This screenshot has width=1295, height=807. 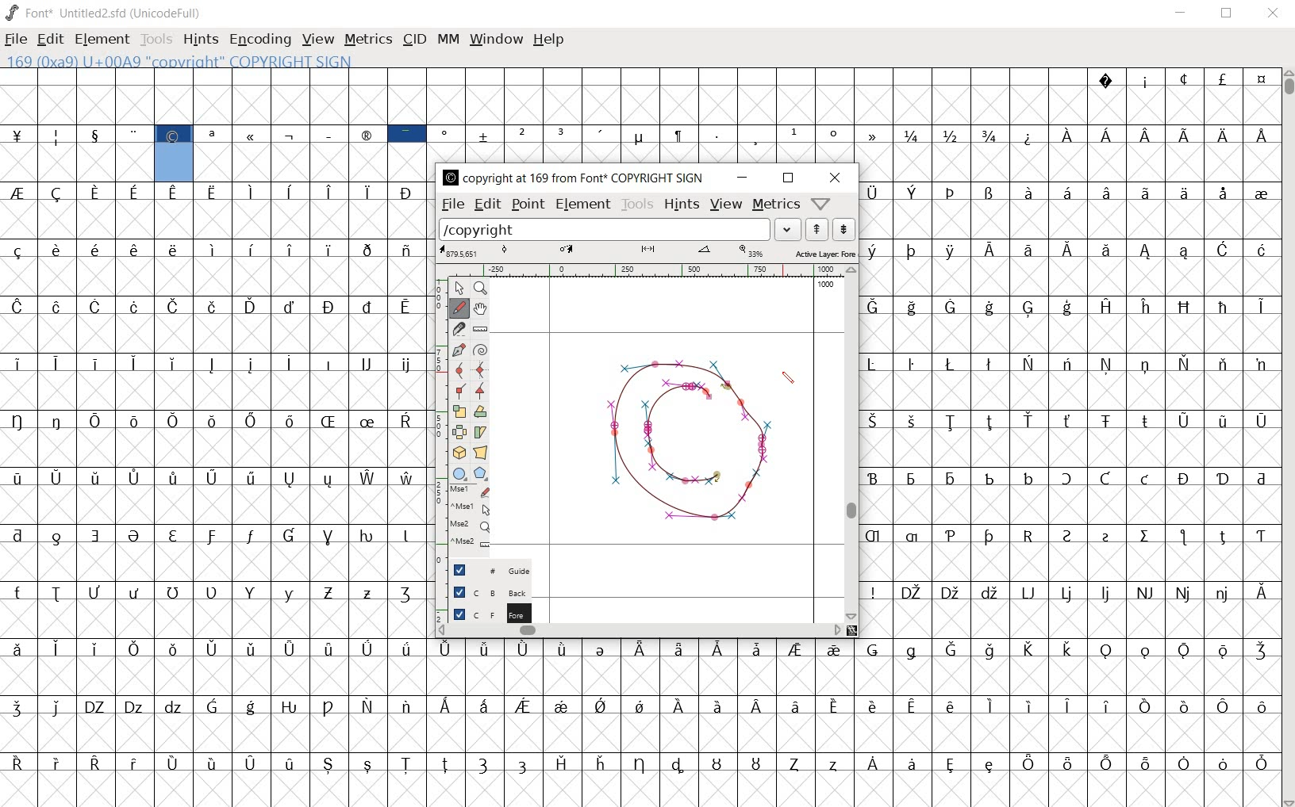 What do you see at coordinates (683, 446) in the screenshot?
I see `copyright glyph design` at bounding box center [683, 446].